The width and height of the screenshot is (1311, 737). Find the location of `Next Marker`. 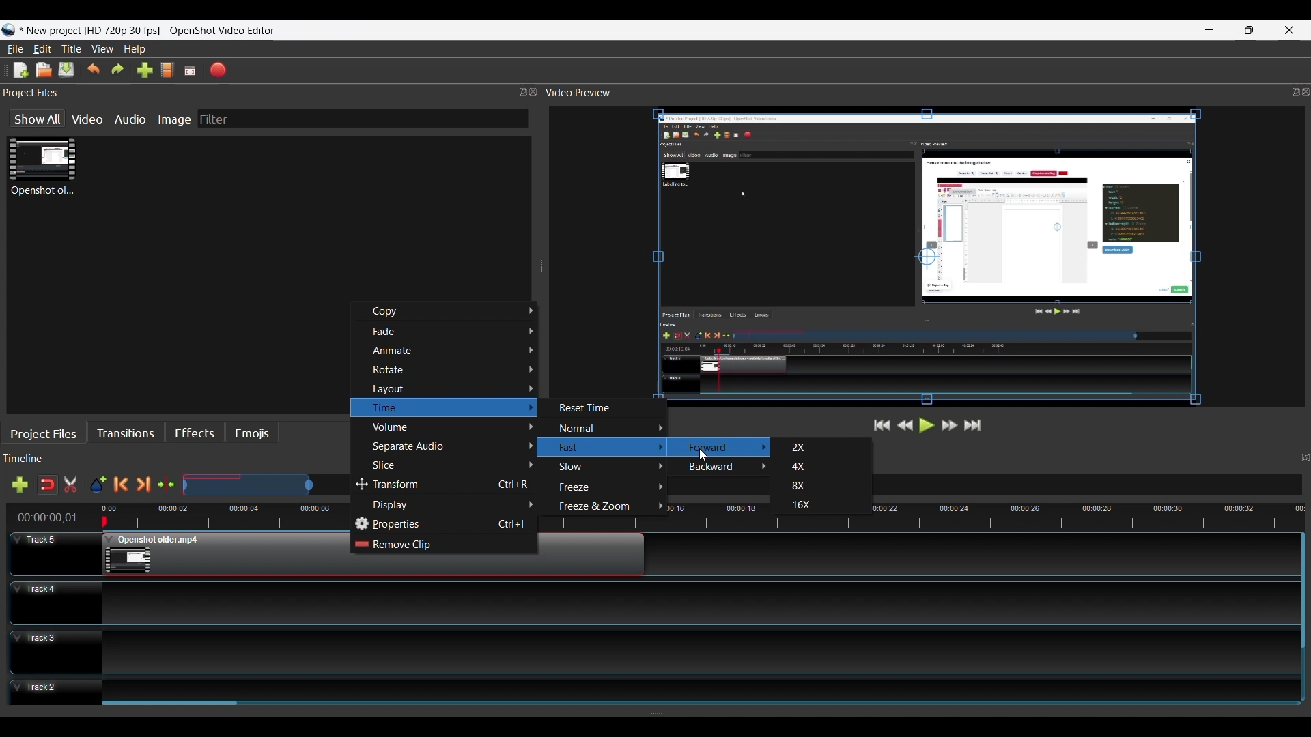

Next Marker is located at coordinates (142, 485).